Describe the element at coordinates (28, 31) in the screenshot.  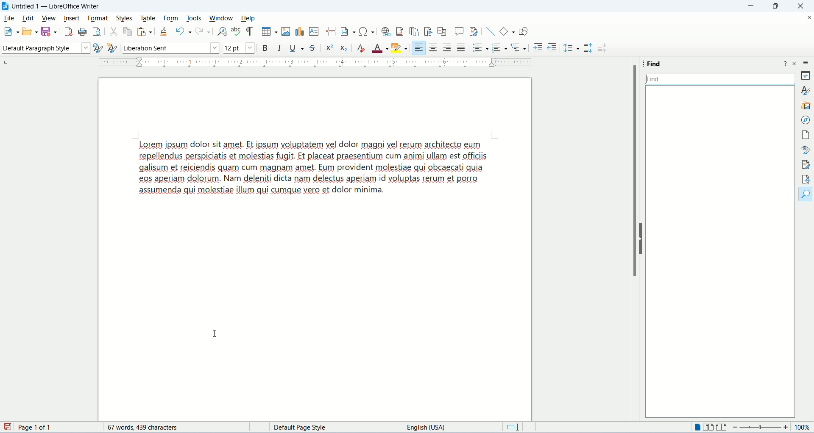
I see `open` at that location.